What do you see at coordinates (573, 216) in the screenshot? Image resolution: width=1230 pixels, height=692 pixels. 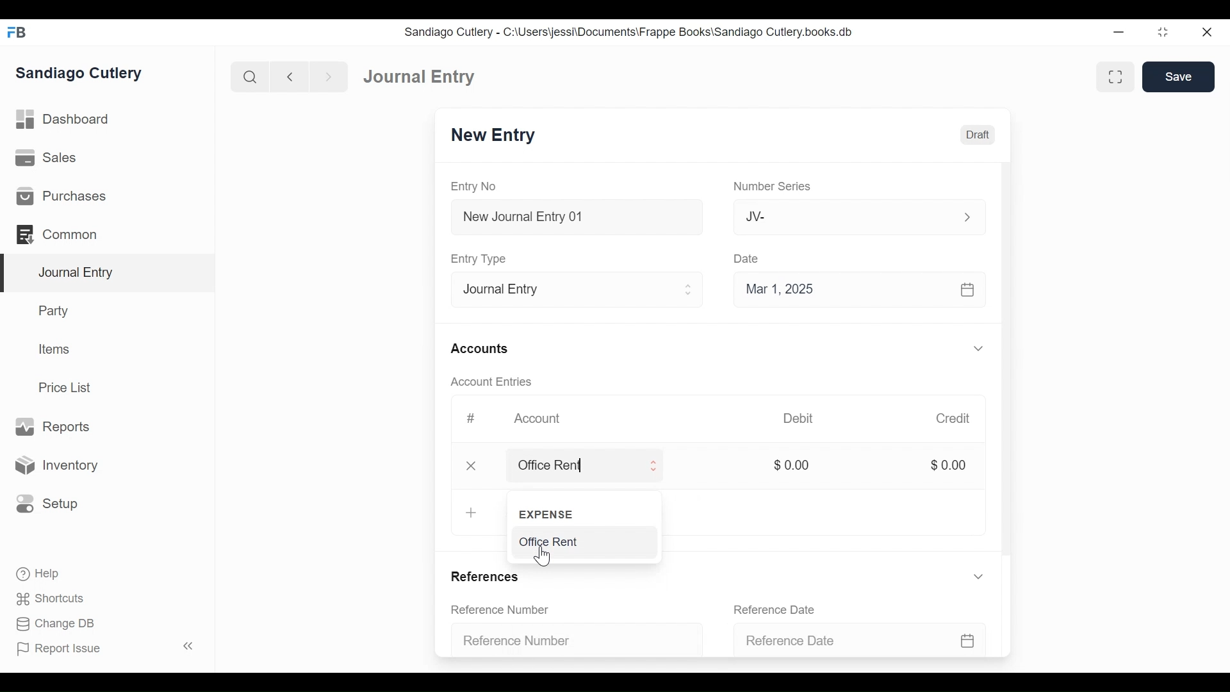 I see `New Journal Entry 01` at bounding box center [573, 216].